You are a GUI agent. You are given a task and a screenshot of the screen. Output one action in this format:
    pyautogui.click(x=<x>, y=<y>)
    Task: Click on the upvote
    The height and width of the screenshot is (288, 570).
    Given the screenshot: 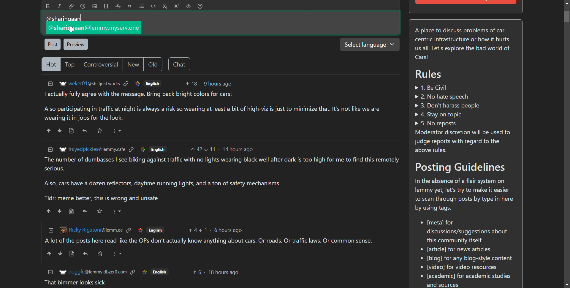 What is the action you would take?
    pyautogui.click(x=49, y=211)
    